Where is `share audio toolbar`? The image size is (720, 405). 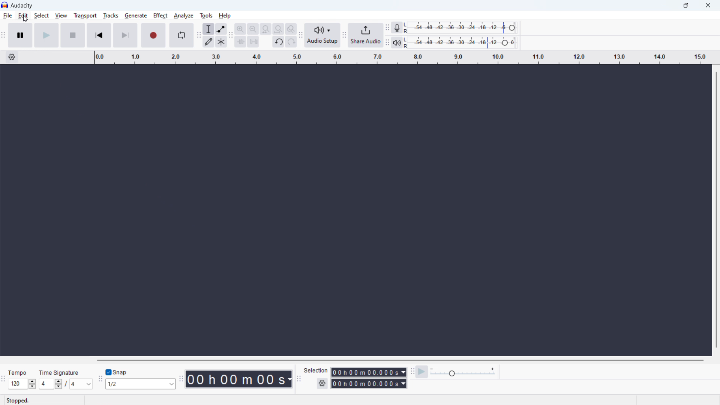
share audio toolbar is located at coordinates (345, 36).